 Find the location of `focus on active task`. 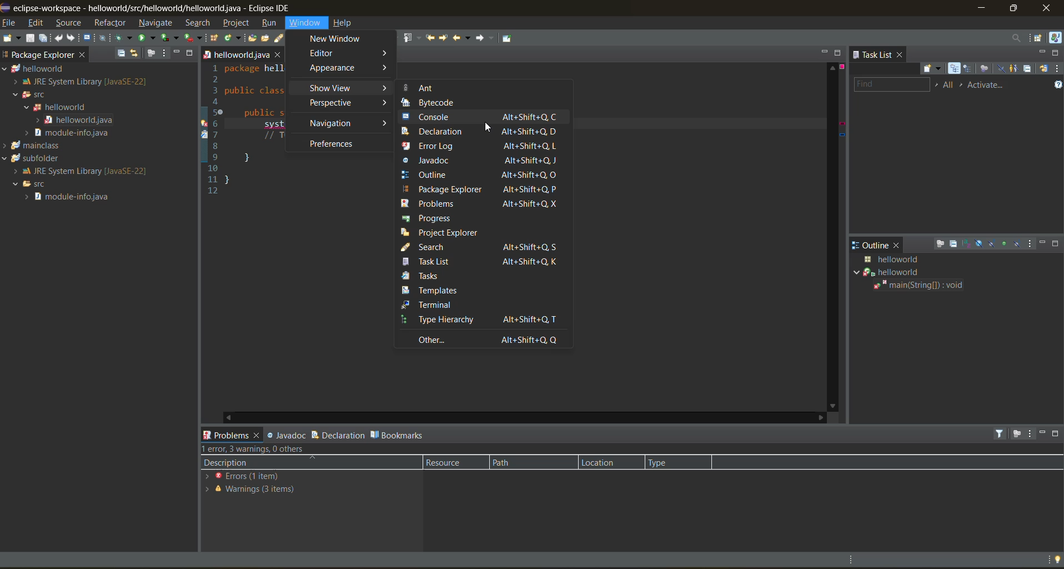

focus on active task is located at coordinates (1020, 432).